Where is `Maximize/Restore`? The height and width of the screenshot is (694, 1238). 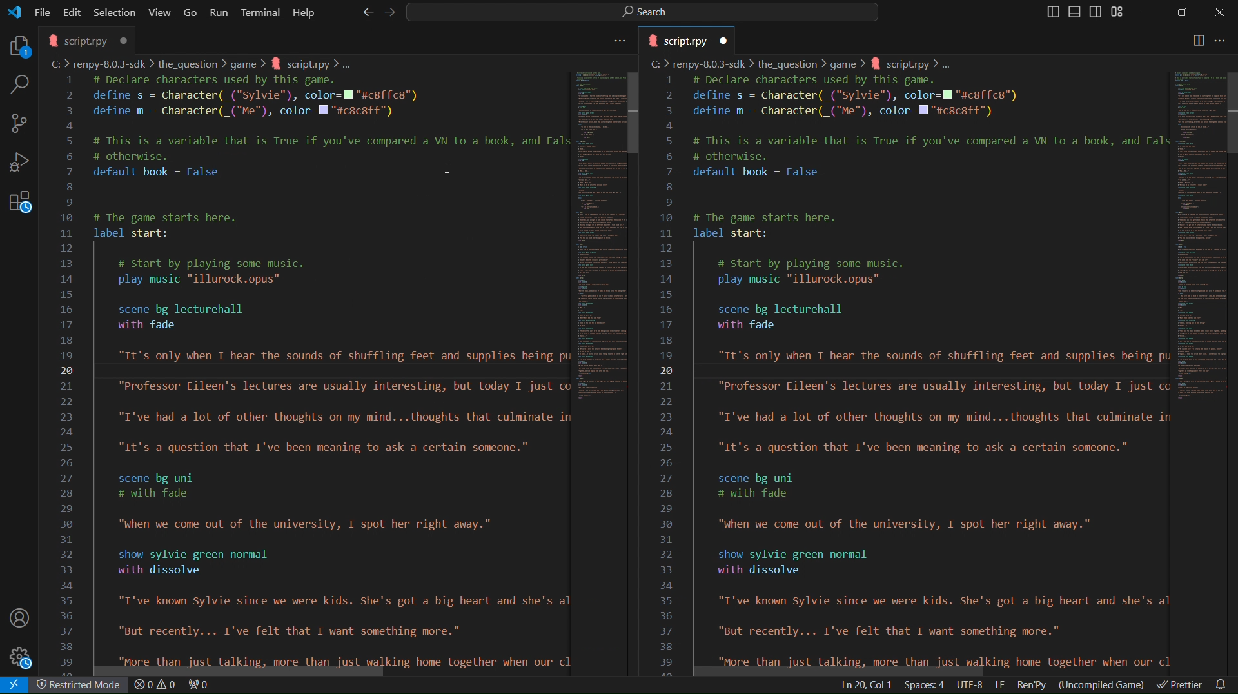
Maximize/Restore is located at coordinates (1184, 13).